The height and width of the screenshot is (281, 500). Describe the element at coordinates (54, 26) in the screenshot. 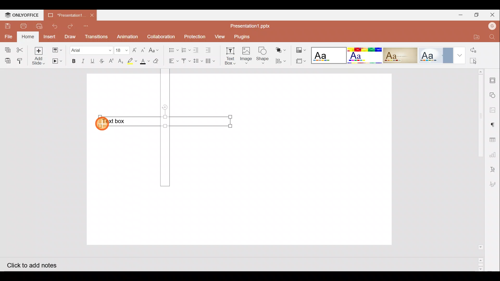

I see `Undo` at that location.